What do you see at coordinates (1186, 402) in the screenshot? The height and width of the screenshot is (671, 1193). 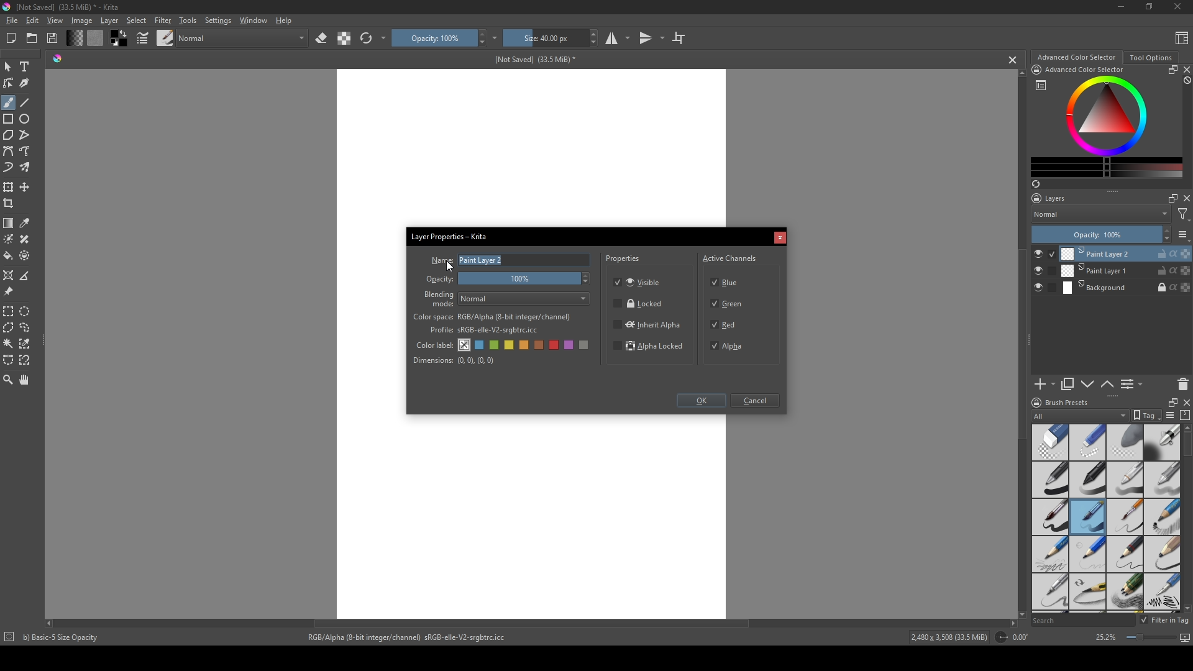 I see `close` at bounding box center [1186, 402].